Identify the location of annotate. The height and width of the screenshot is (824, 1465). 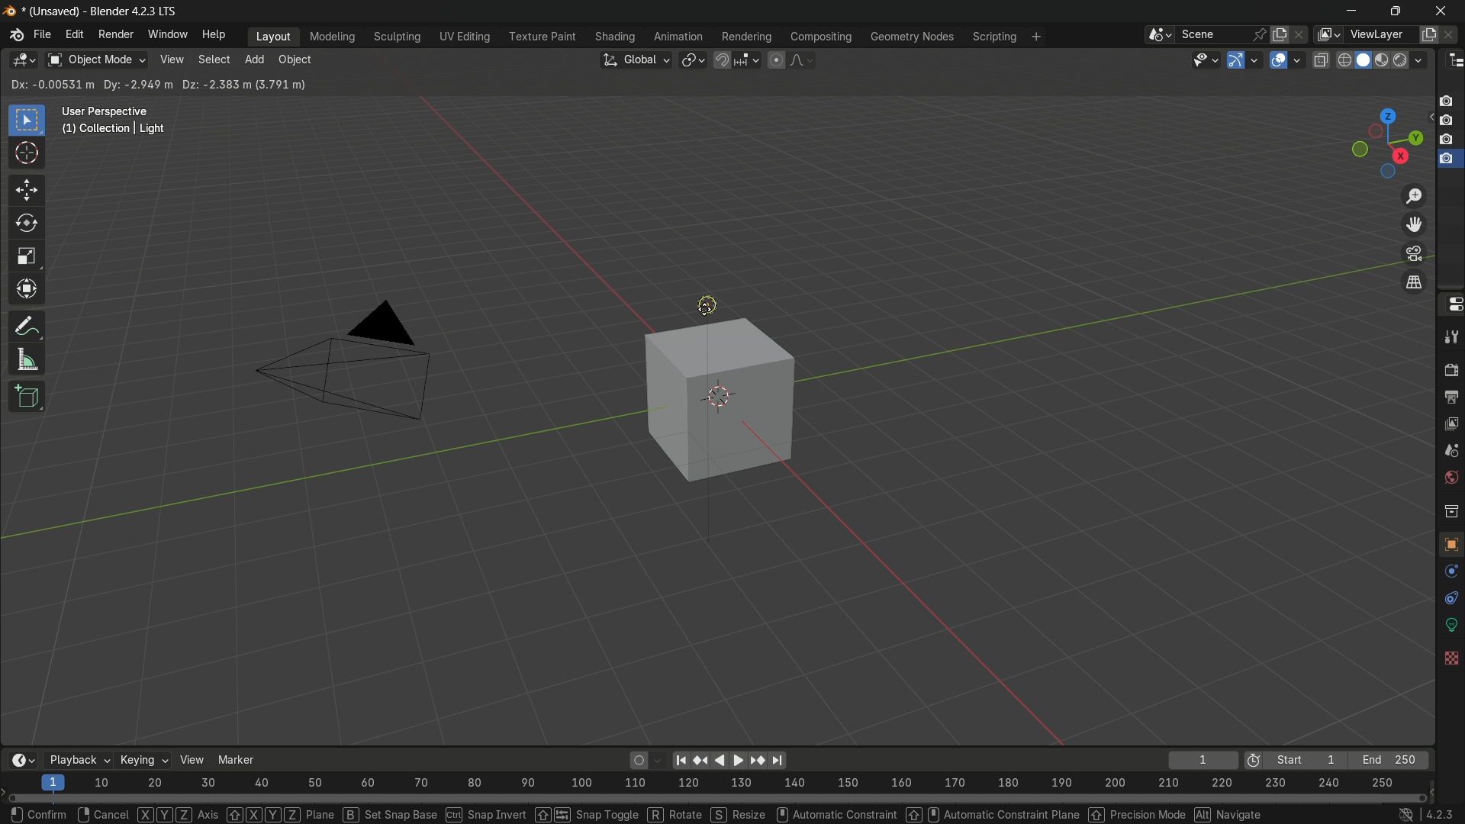
(31, 326).